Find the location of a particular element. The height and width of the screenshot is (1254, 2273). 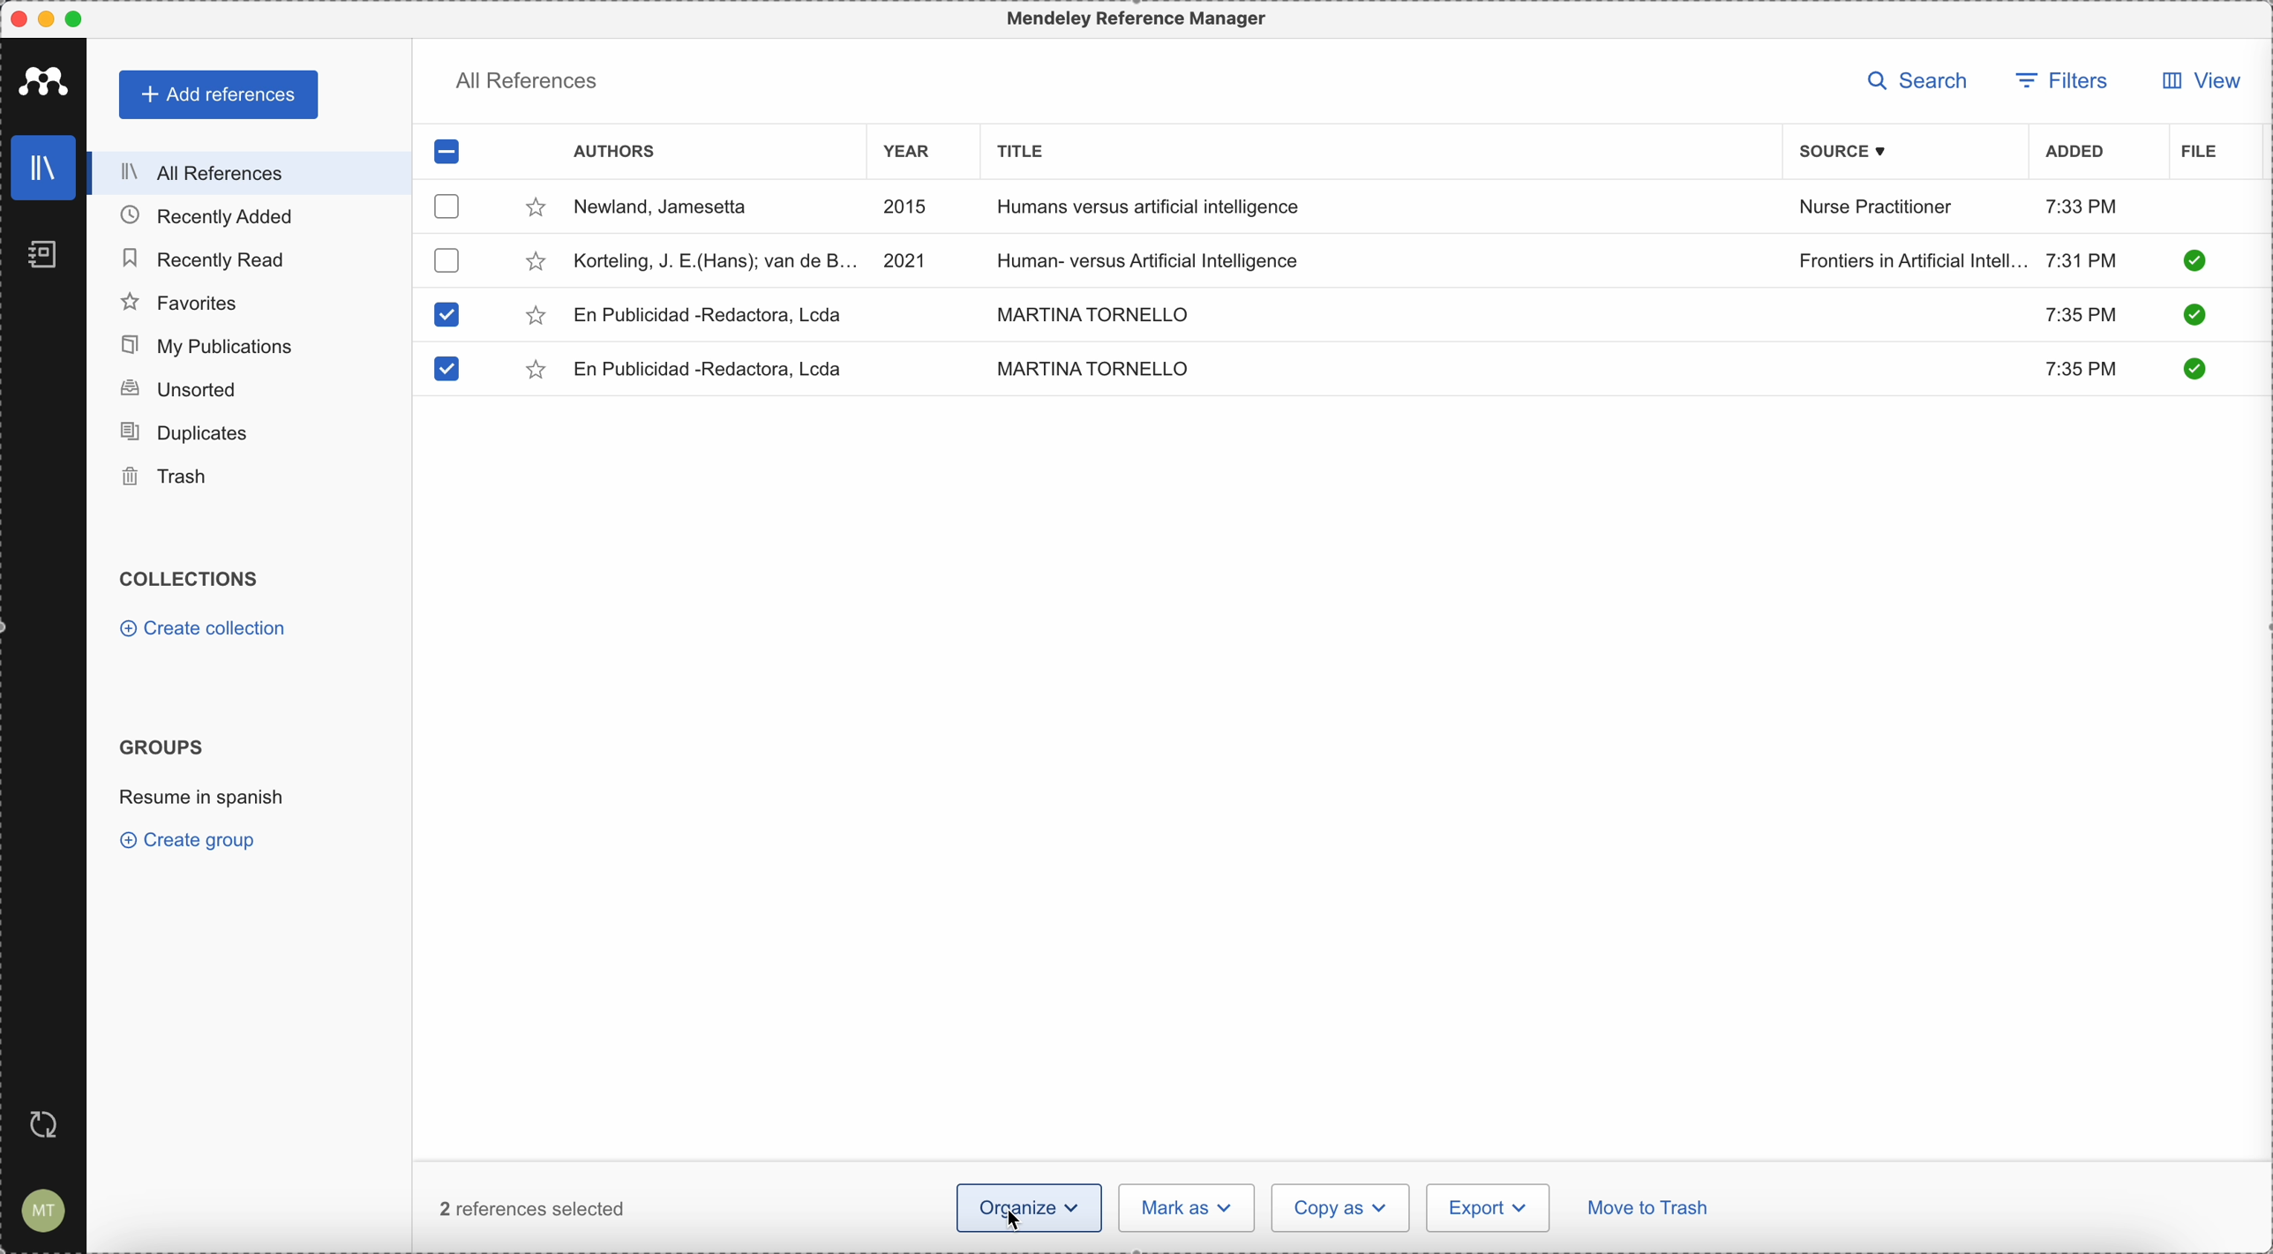

filters is located at coordinates (2061, 83).